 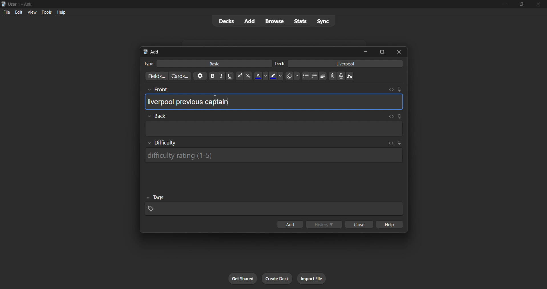 What do you see at coordinates (276, 76) in the screenshot?
I see `text highlight color` at bounding box center [276, 76].